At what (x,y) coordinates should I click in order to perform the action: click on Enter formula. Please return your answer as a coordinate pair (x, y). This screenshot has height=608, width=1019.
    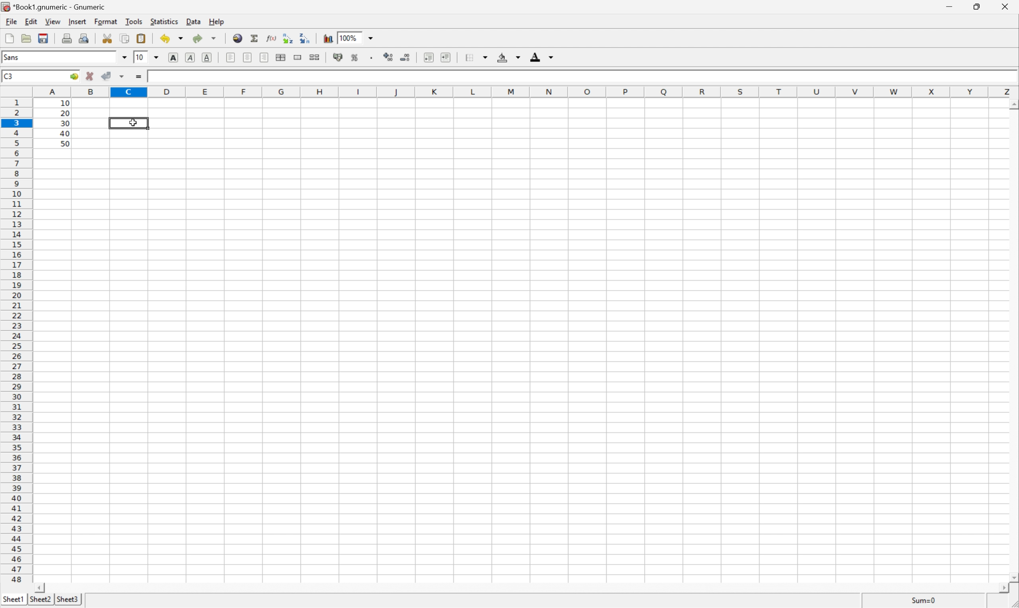
    Looking at the image, I should click on (138, 77).